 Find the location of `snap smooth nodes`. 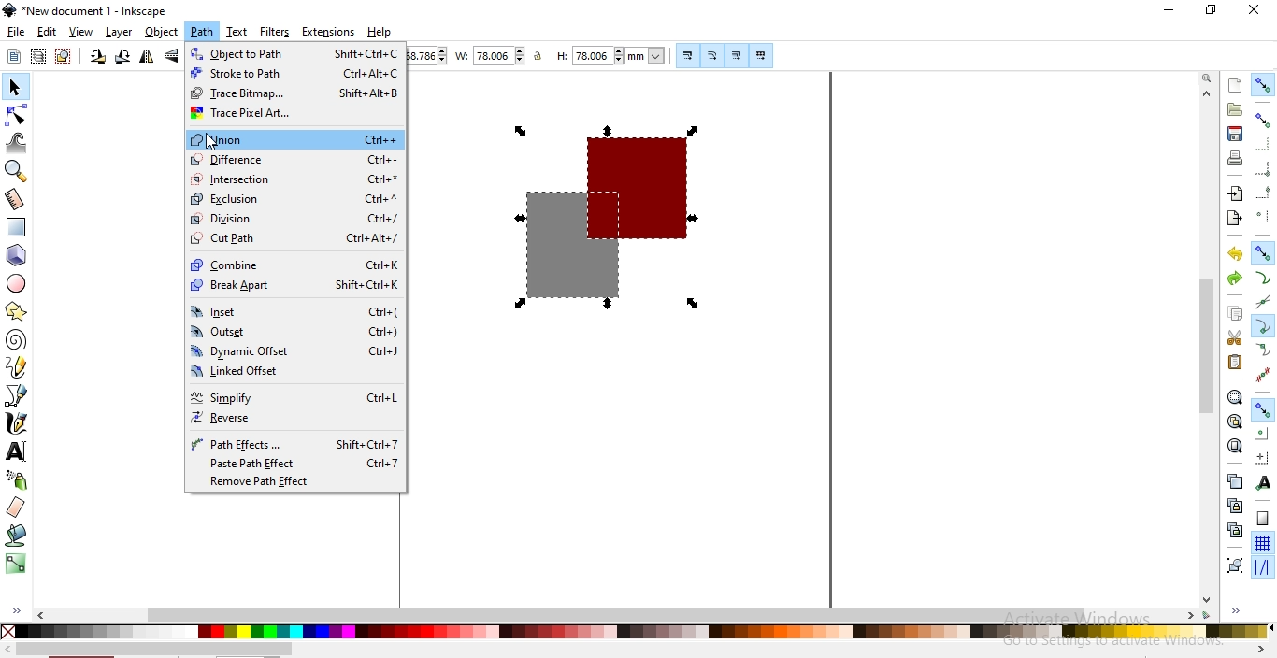

snap smooth nodes is located at coordinates (1264, 350).